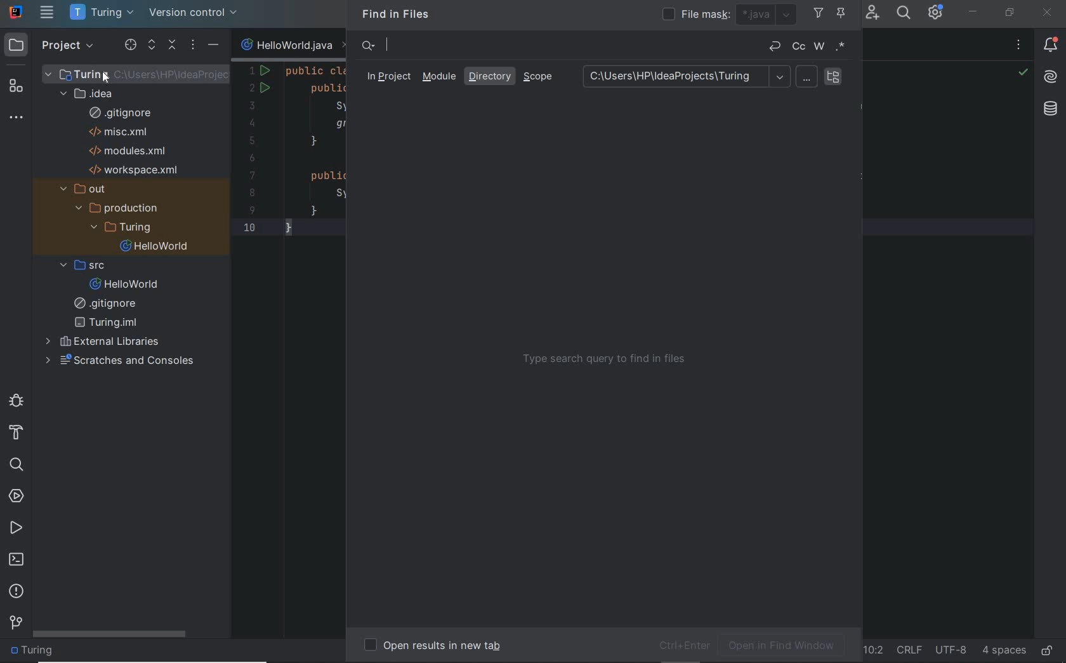 The height and width of the screenshot is (663, 1066). I want to click on open results in new tab, so click(438, 646).